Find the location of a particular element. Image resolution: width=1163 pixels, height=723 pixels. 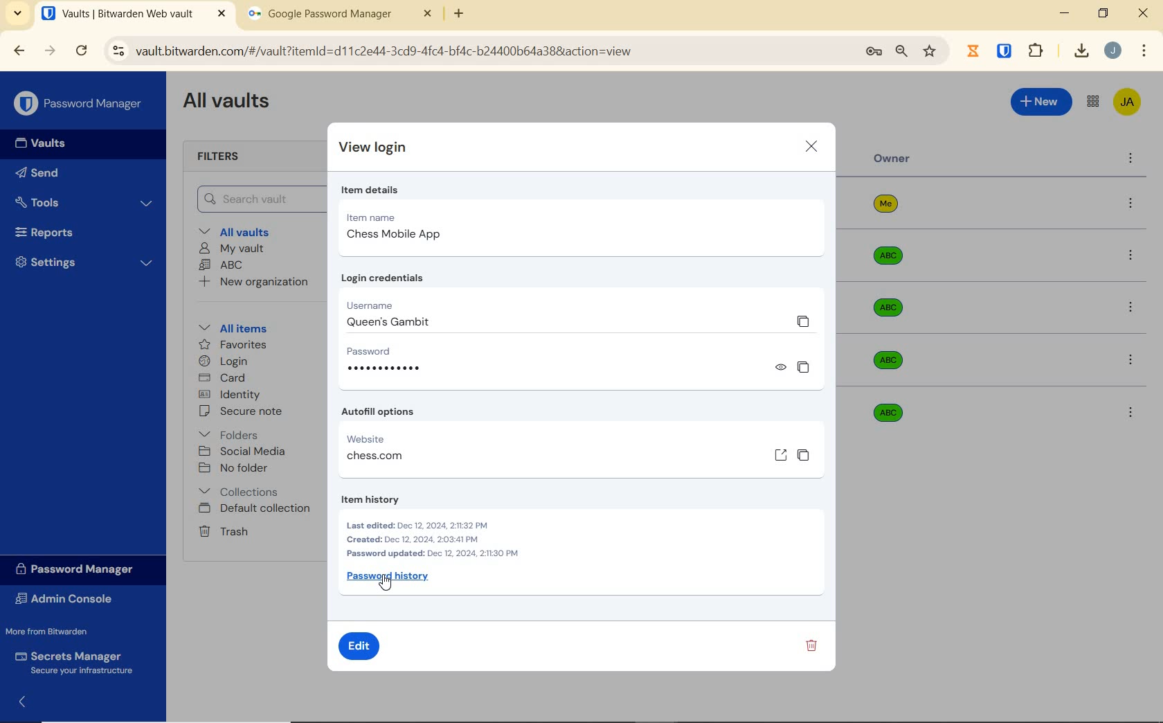

queen's gambit is located at coordinates (388, 321).